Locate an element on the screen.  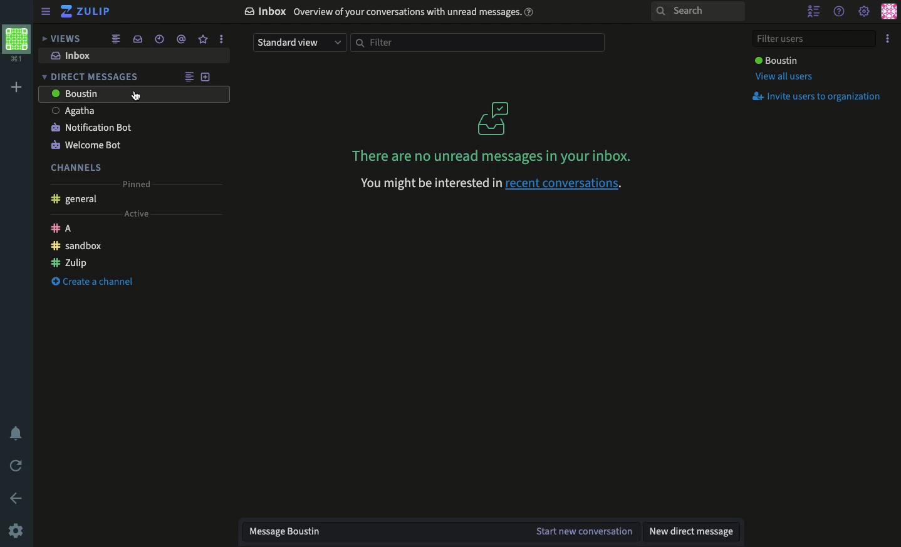
Settings is located at coordinates (863, 11).